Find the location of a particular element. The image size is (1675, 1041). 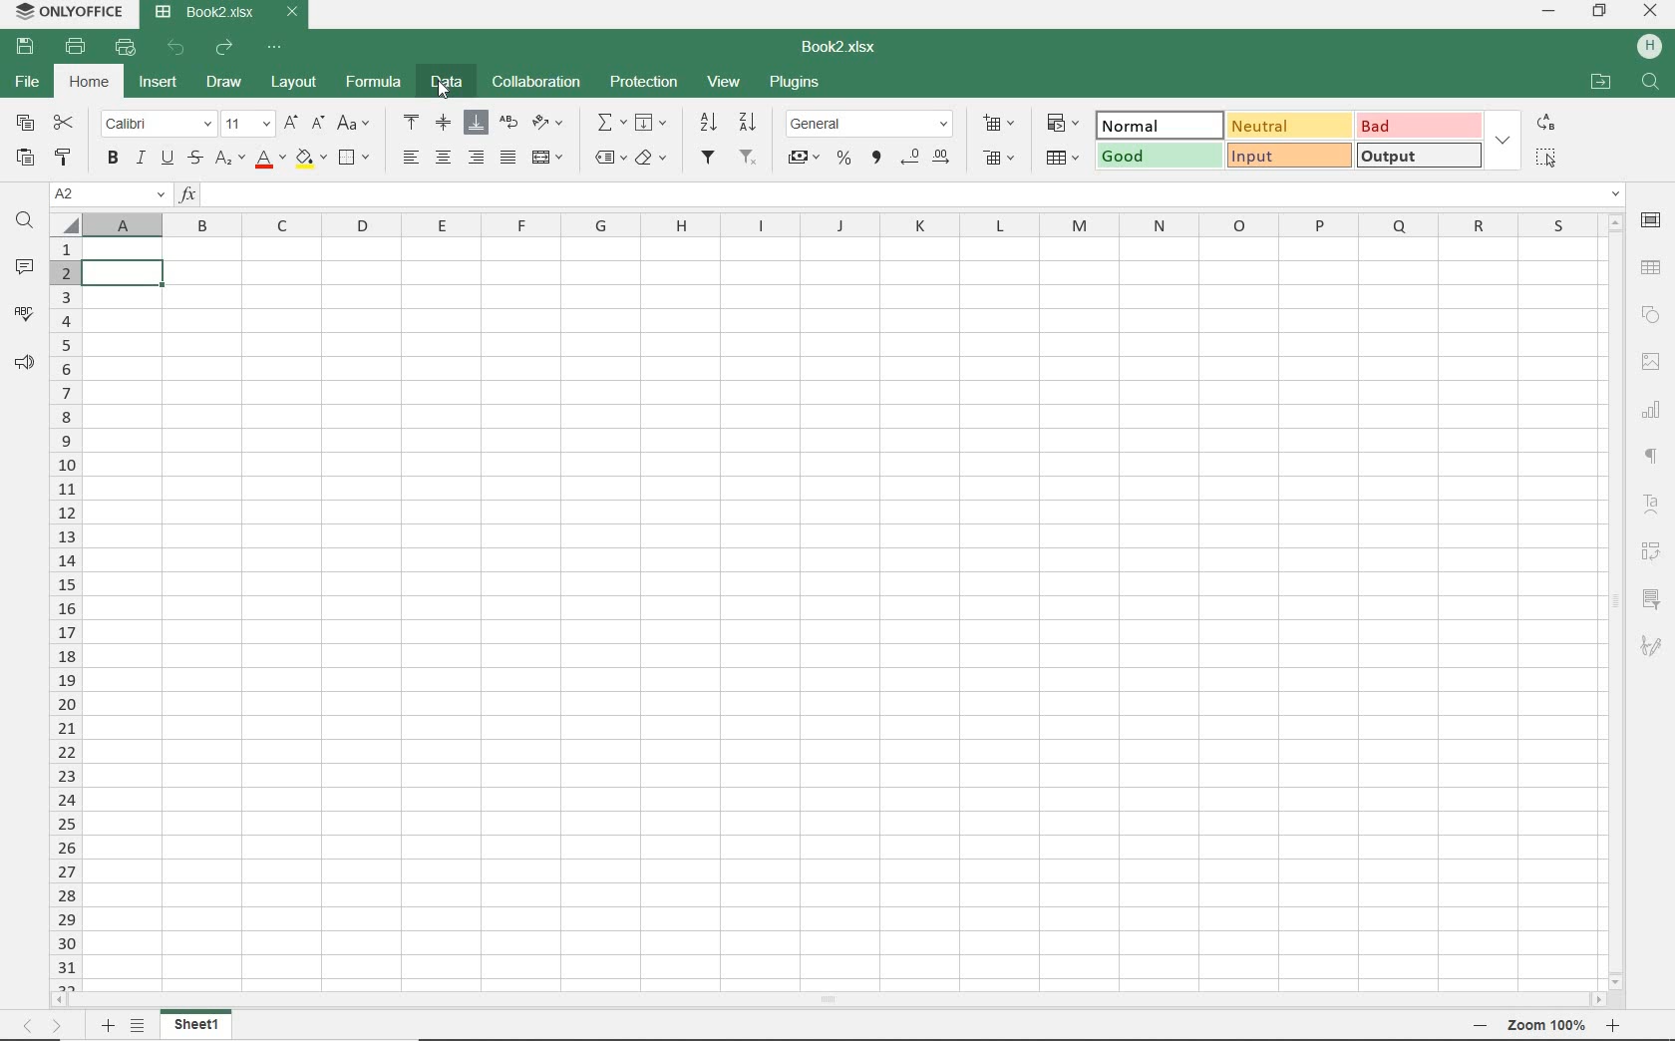

IMAGE is located at coordinates (1651, 361).